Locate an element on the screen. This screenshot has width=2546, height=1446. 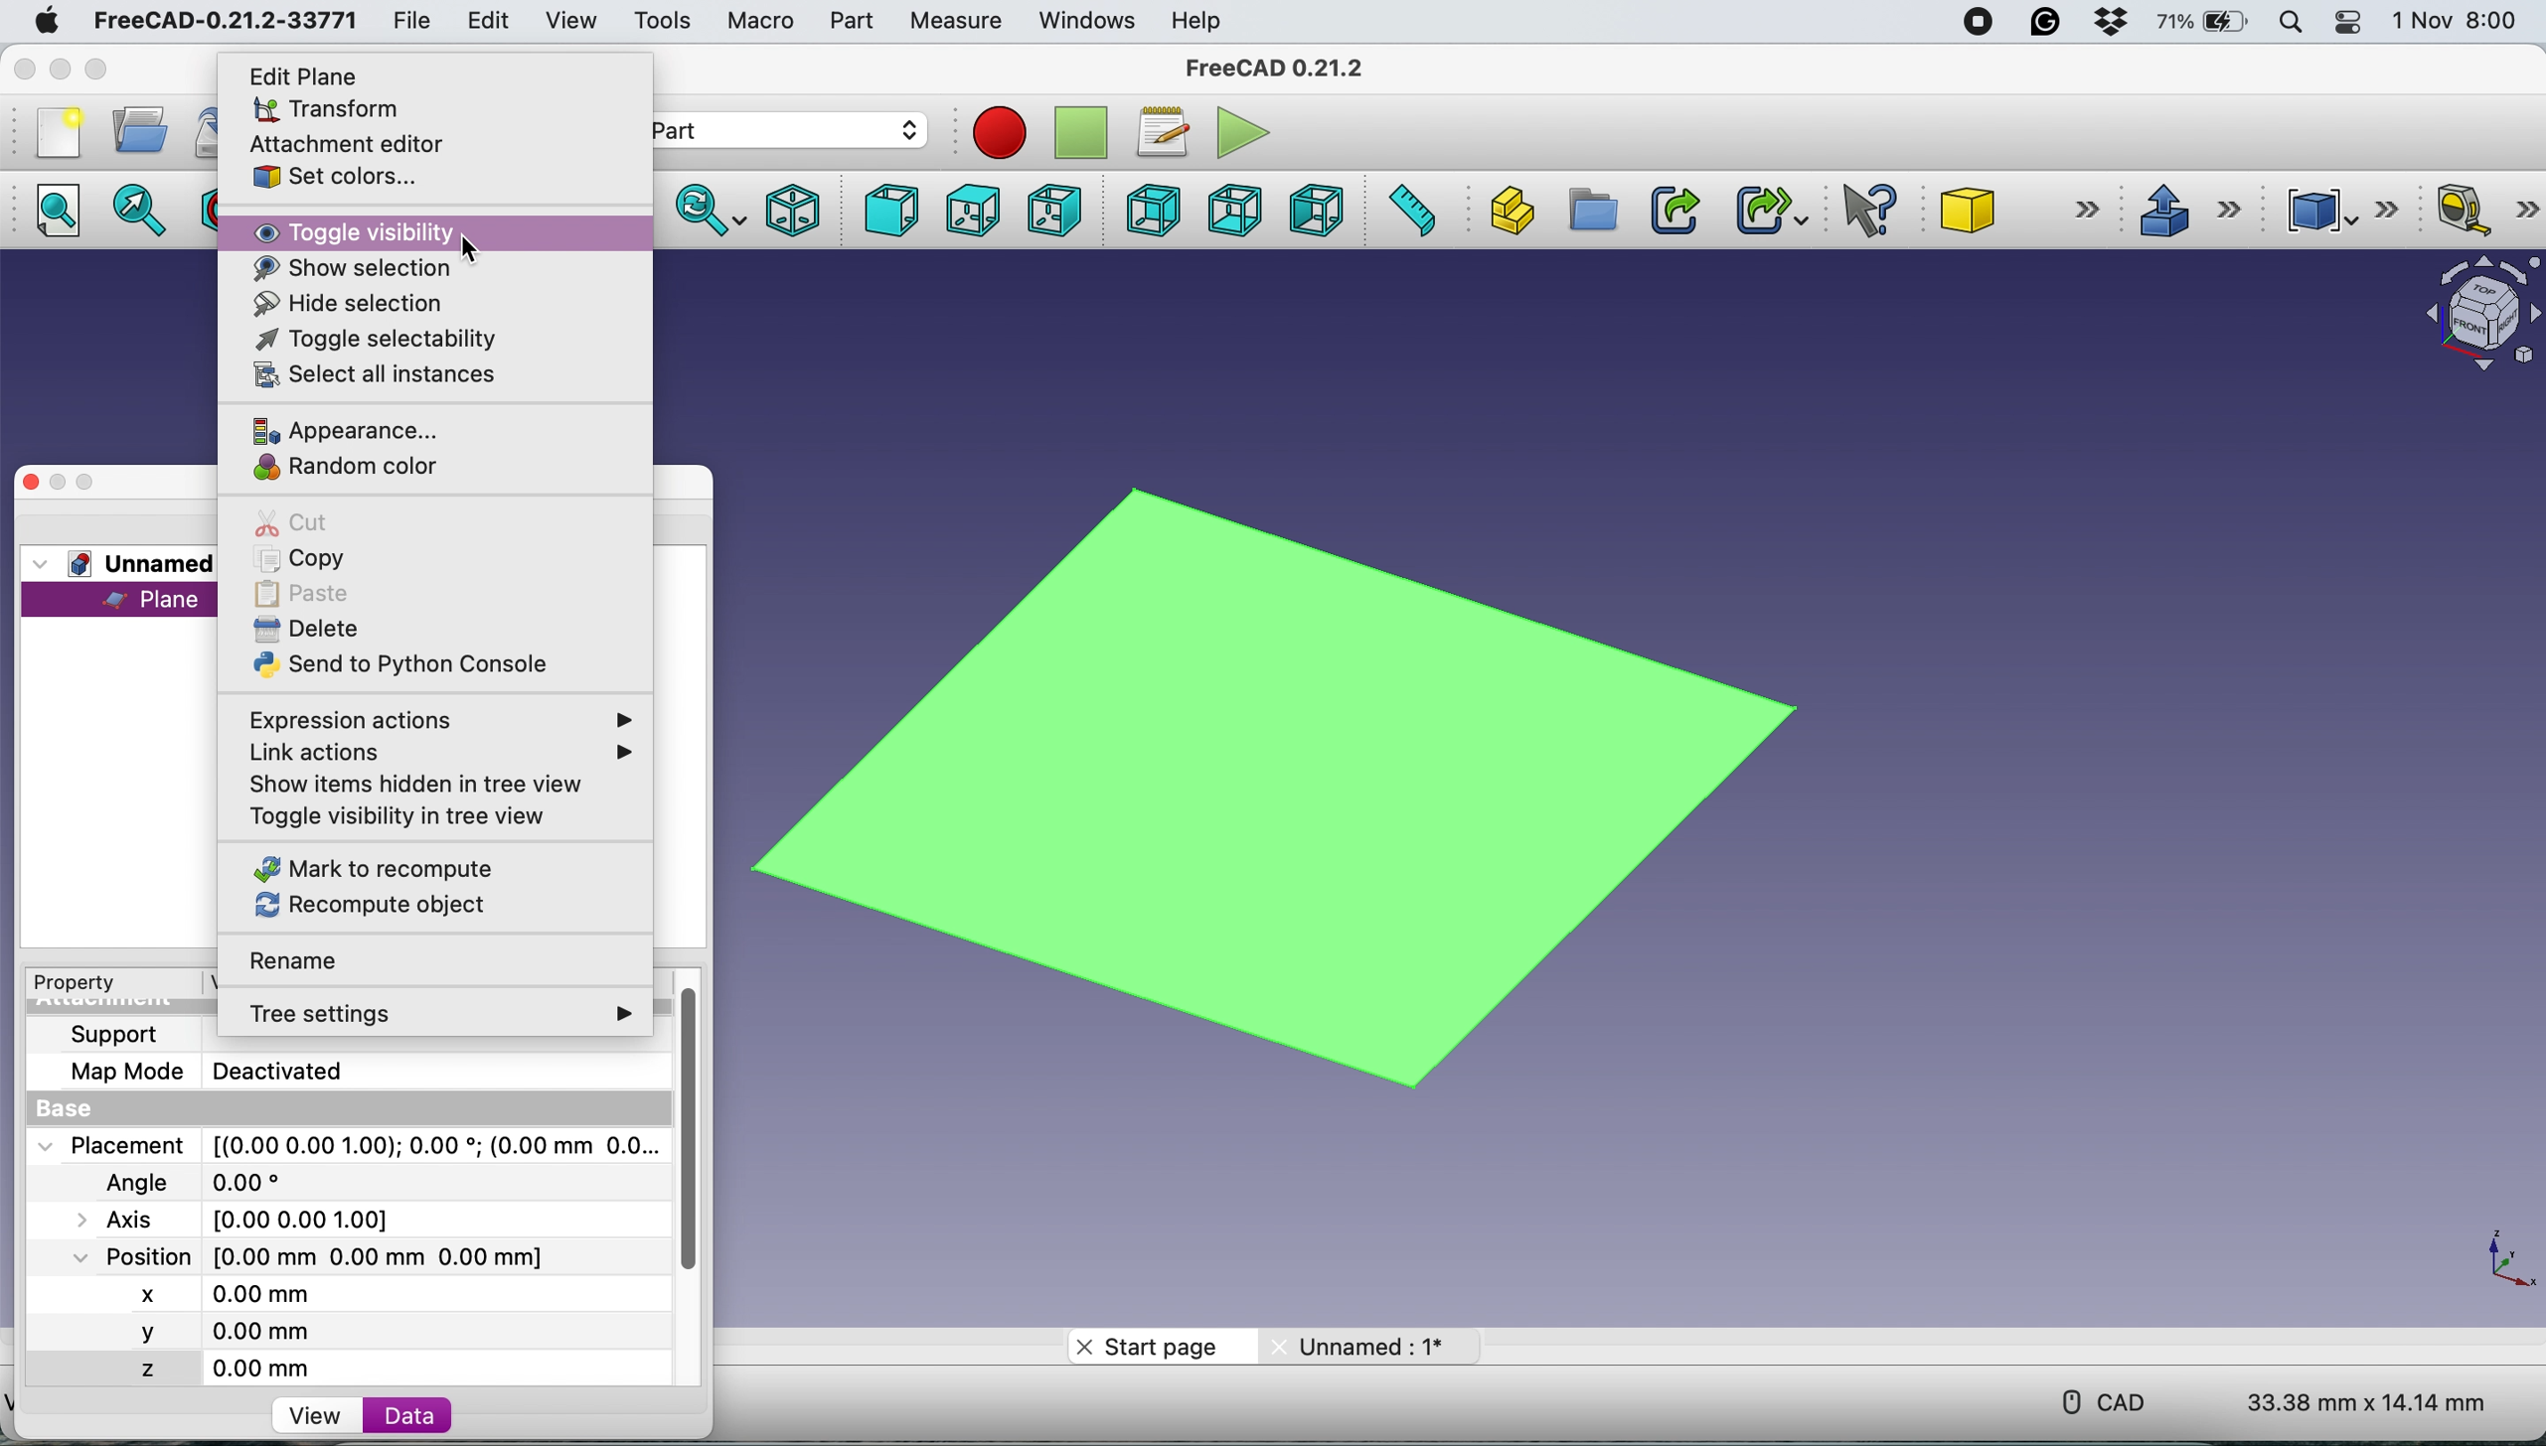
rename is located at coordinates (298, 963).